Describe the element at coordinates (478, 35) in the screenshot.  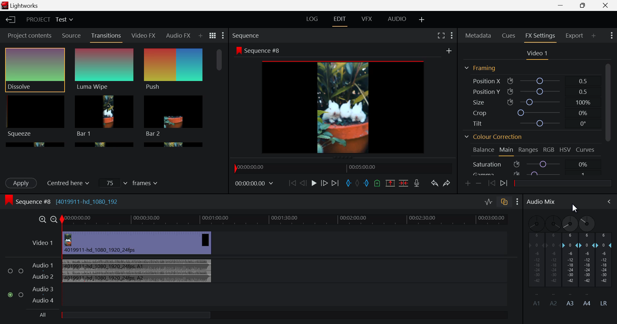
I see `Metadata` at that location.